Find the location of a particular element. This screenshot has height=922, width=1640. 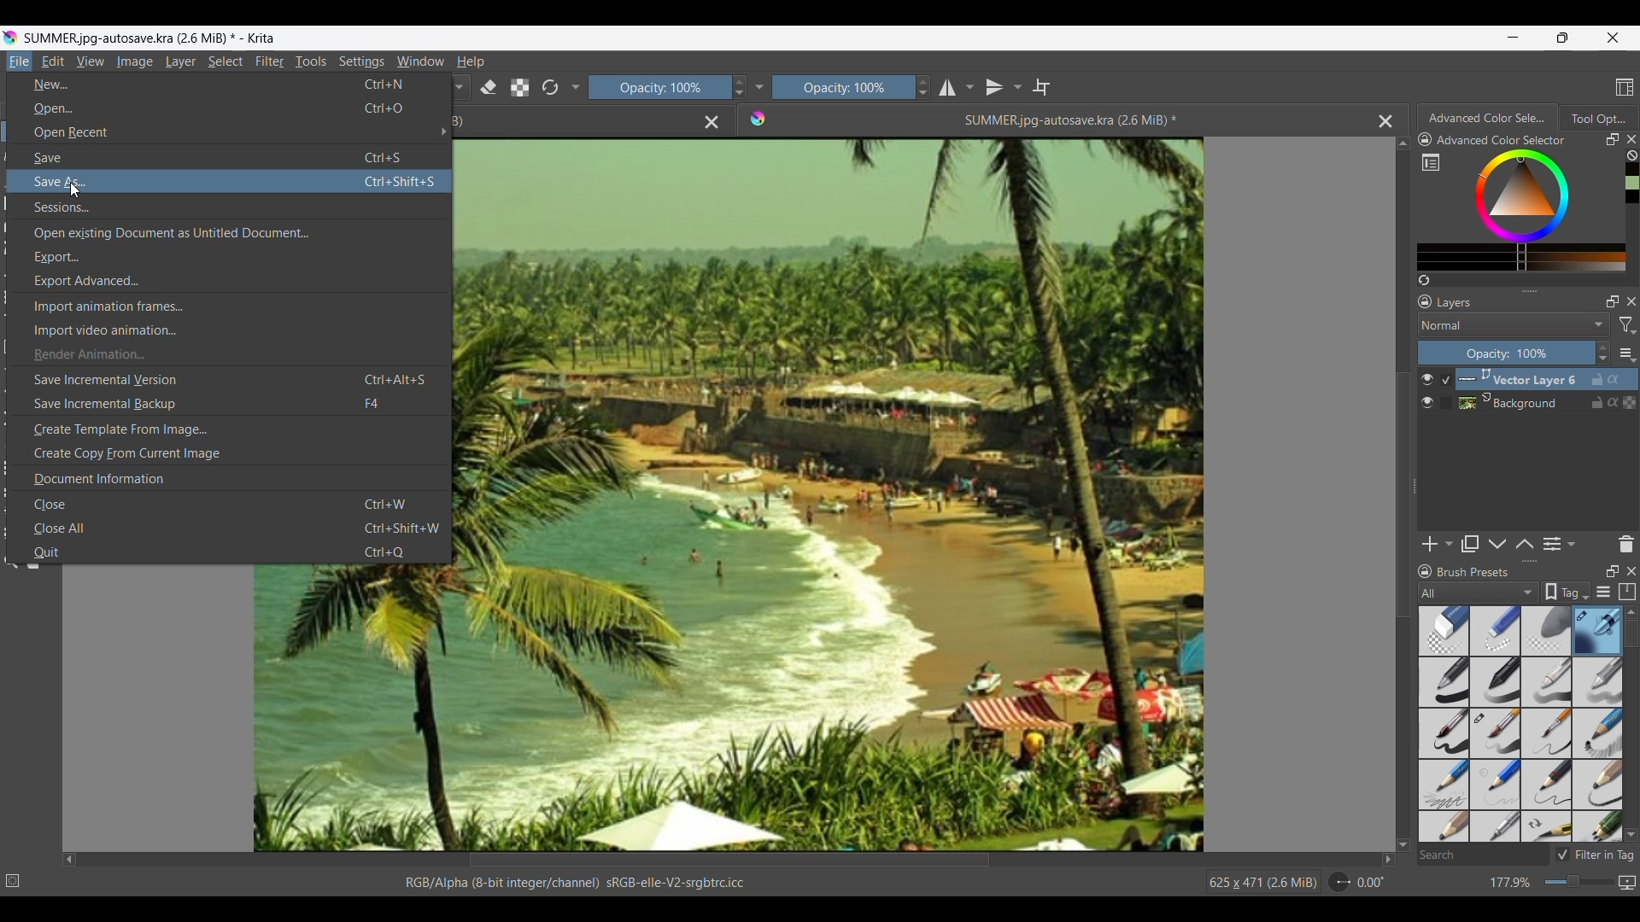

Save incremental version is located at coordinates (230, 380).